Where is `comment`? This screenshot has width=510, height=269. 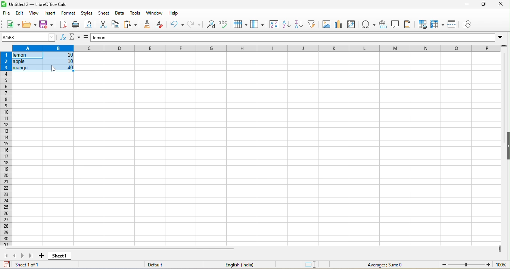
comment is located at coordinates (395, 25).